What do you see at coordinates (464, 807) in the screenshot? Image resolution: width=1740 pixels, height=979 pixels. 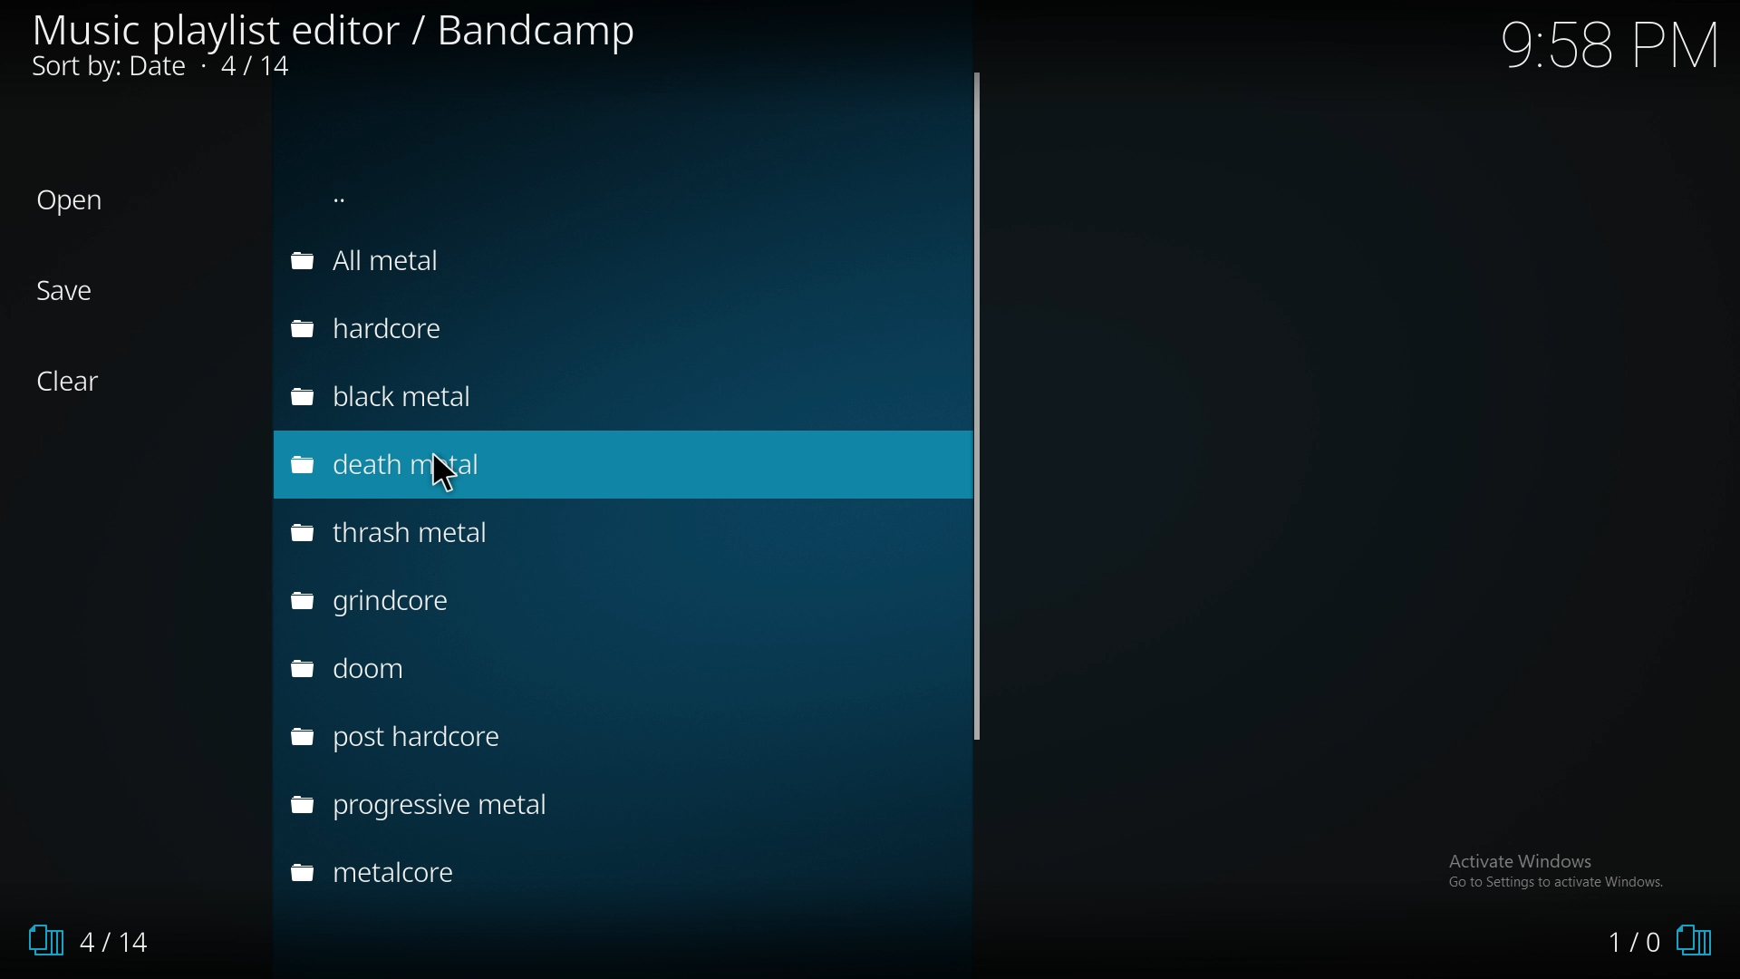 I see `music genre` at bounding box center [464, 807].